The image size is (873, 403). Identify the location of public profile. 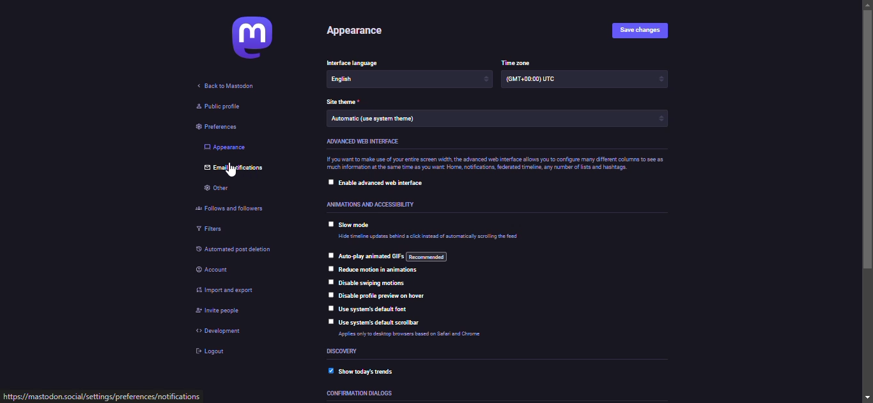
(221, 107).